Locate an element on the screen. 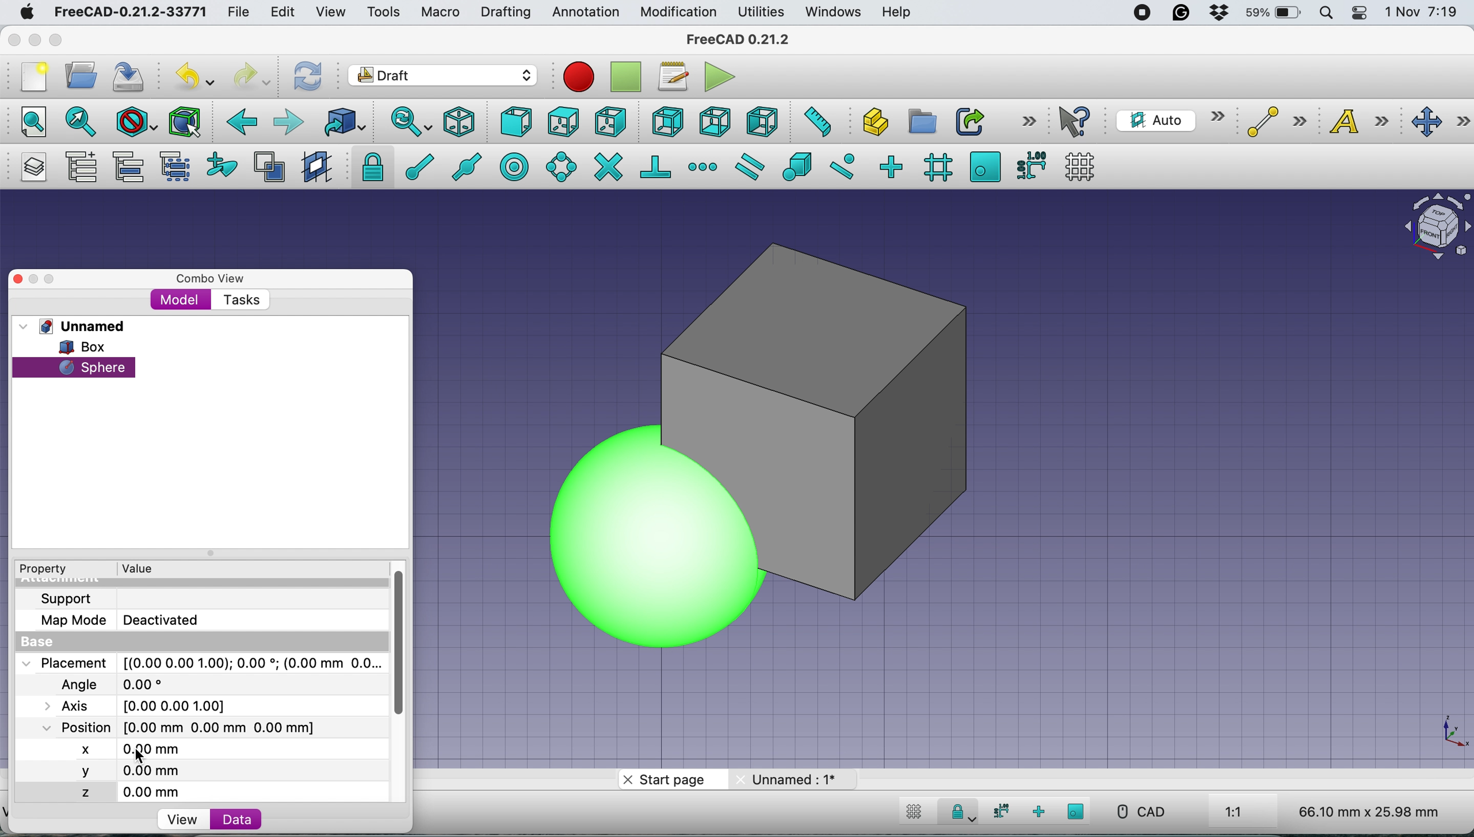 The width and height of the screenshot is (1474, 837). date and time is located at coordinates (1423, 13).